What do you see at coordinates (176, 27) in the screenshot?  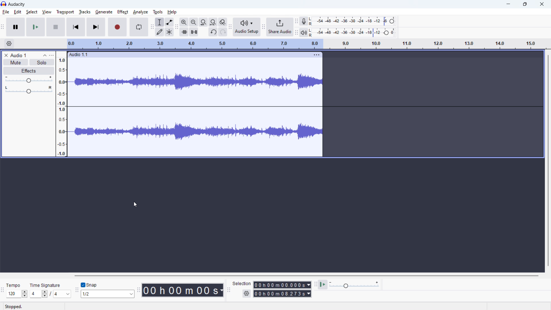 I see `edit toolbar` at bounding box center [176, 27].